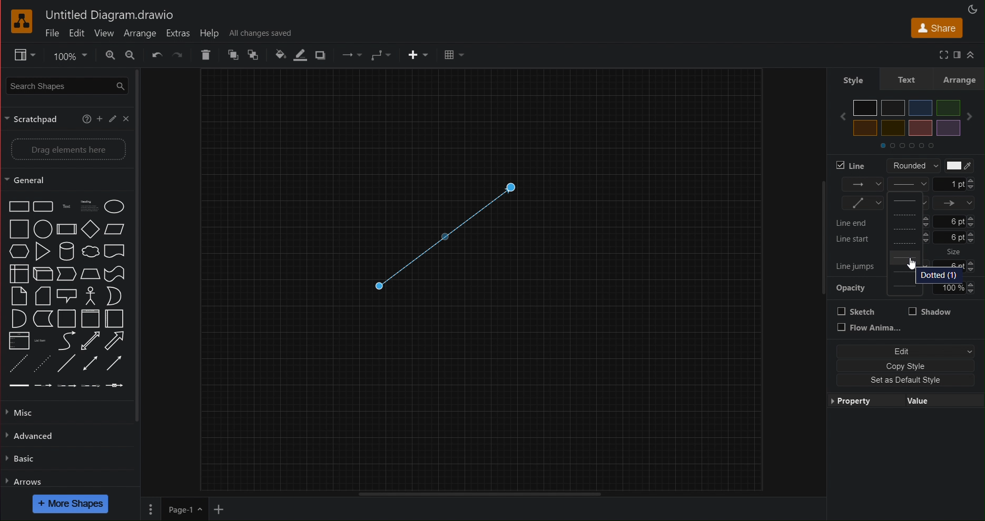  Describe the element at coordinates (157, 55) in the screenshot. I see `Undo` at that location.